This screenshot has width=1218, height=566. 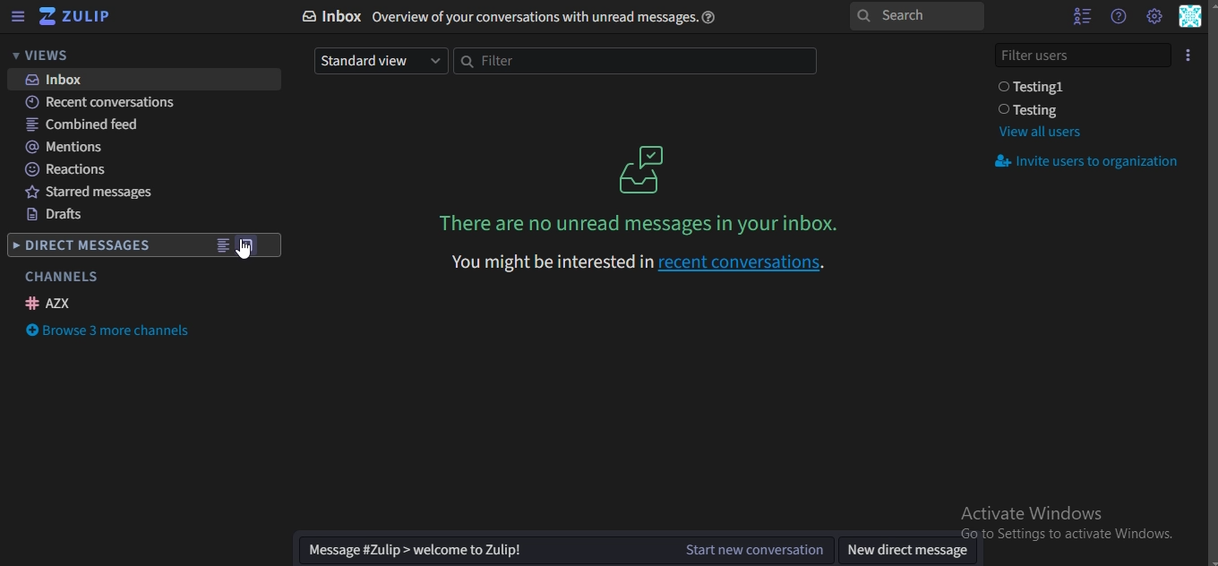 What do you see at coordinates (111, 332) in the screenshot?
I see `browse 3 more channels` at bounding box center [111, 332].